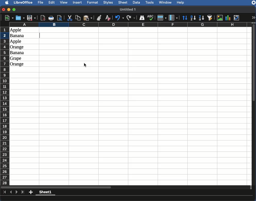 This screenshot has width=256, height=201. What do you see at coordinates (85, 65) in the screenshot?
I see `Cursor` at bounding box center [85, 65].